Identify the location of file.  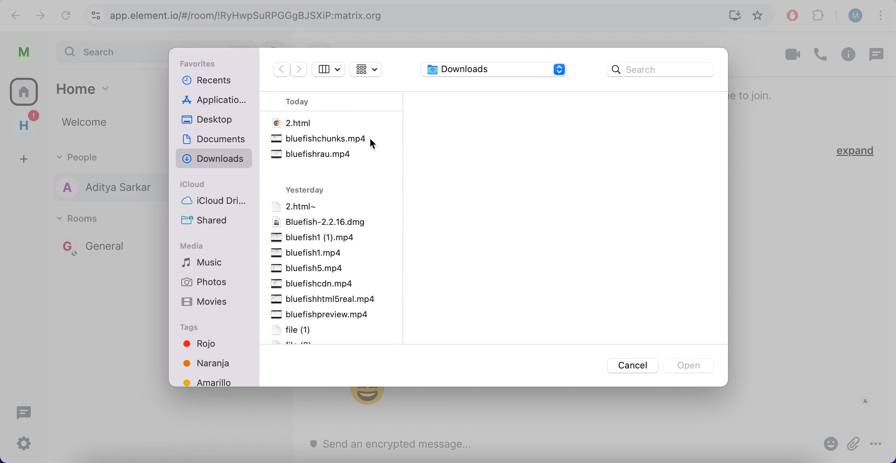
(321, 315).